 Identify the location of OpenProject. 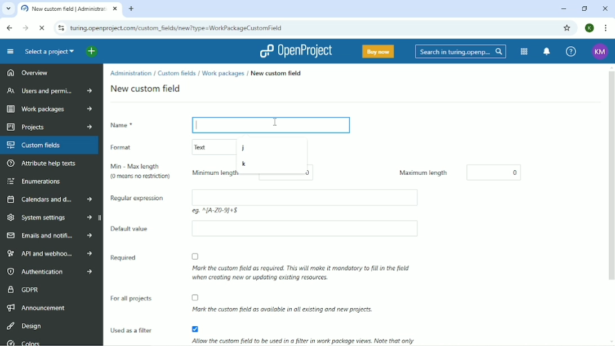
(298, 51).